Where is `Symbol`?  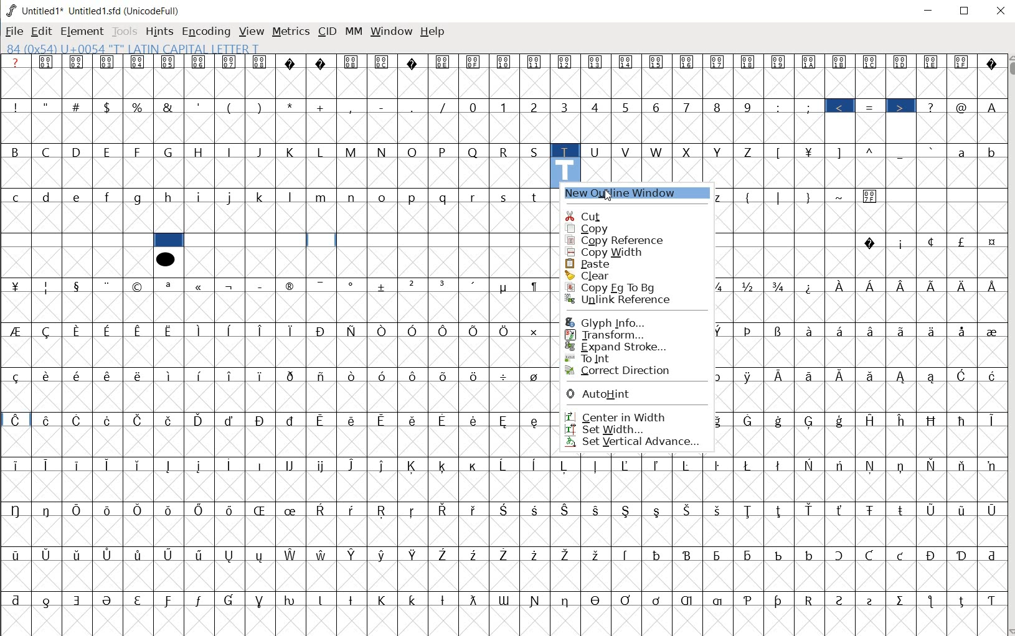
Symbol is located at coordinates (171, 511).